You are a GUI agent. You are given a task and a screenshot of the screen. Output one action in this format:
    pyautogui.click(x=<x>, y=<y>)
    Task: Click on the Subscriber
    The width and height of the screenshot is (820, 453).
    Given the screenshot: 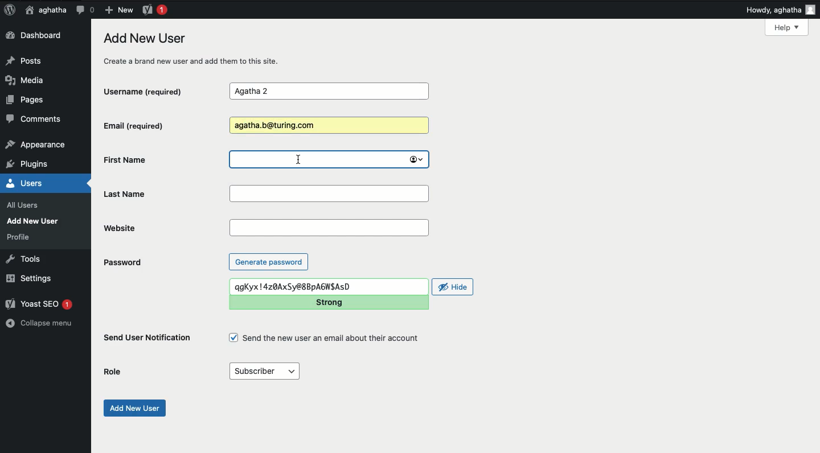 What is the action you would take?
    pyautogui.click(x=264, y=372)
    